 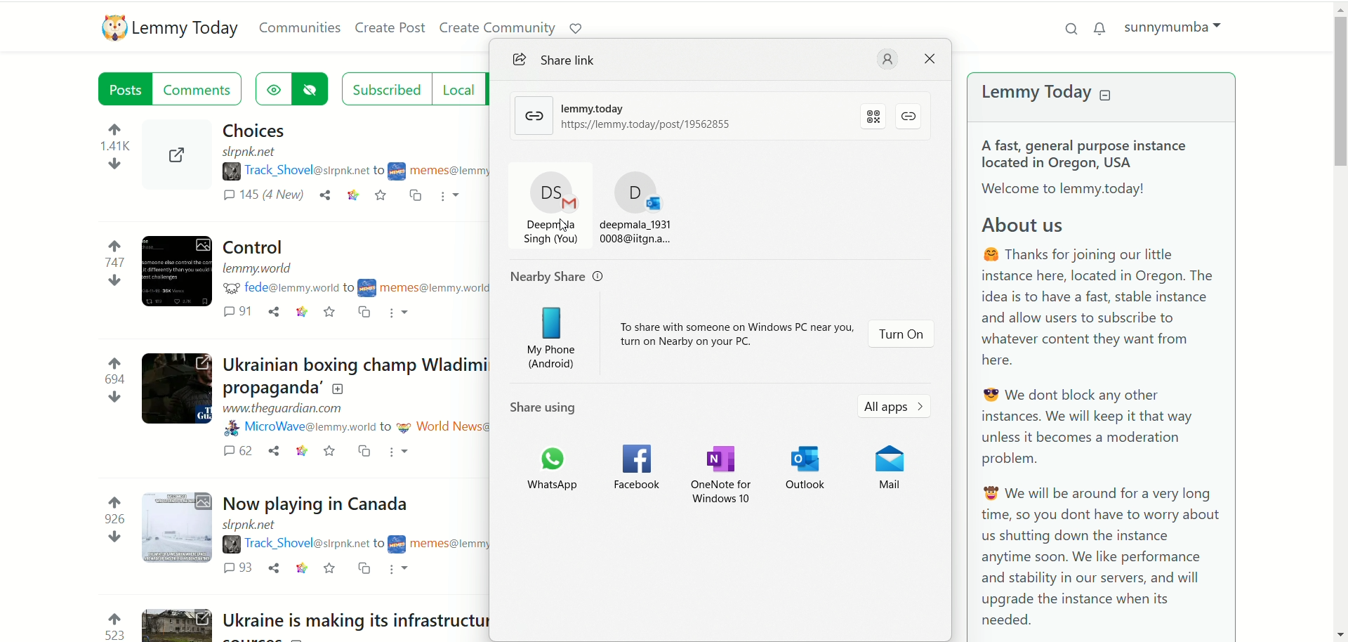 What do you see at coordinates (402, 454) in the screenshot?
I see `more` at bounding box center [402, 454].